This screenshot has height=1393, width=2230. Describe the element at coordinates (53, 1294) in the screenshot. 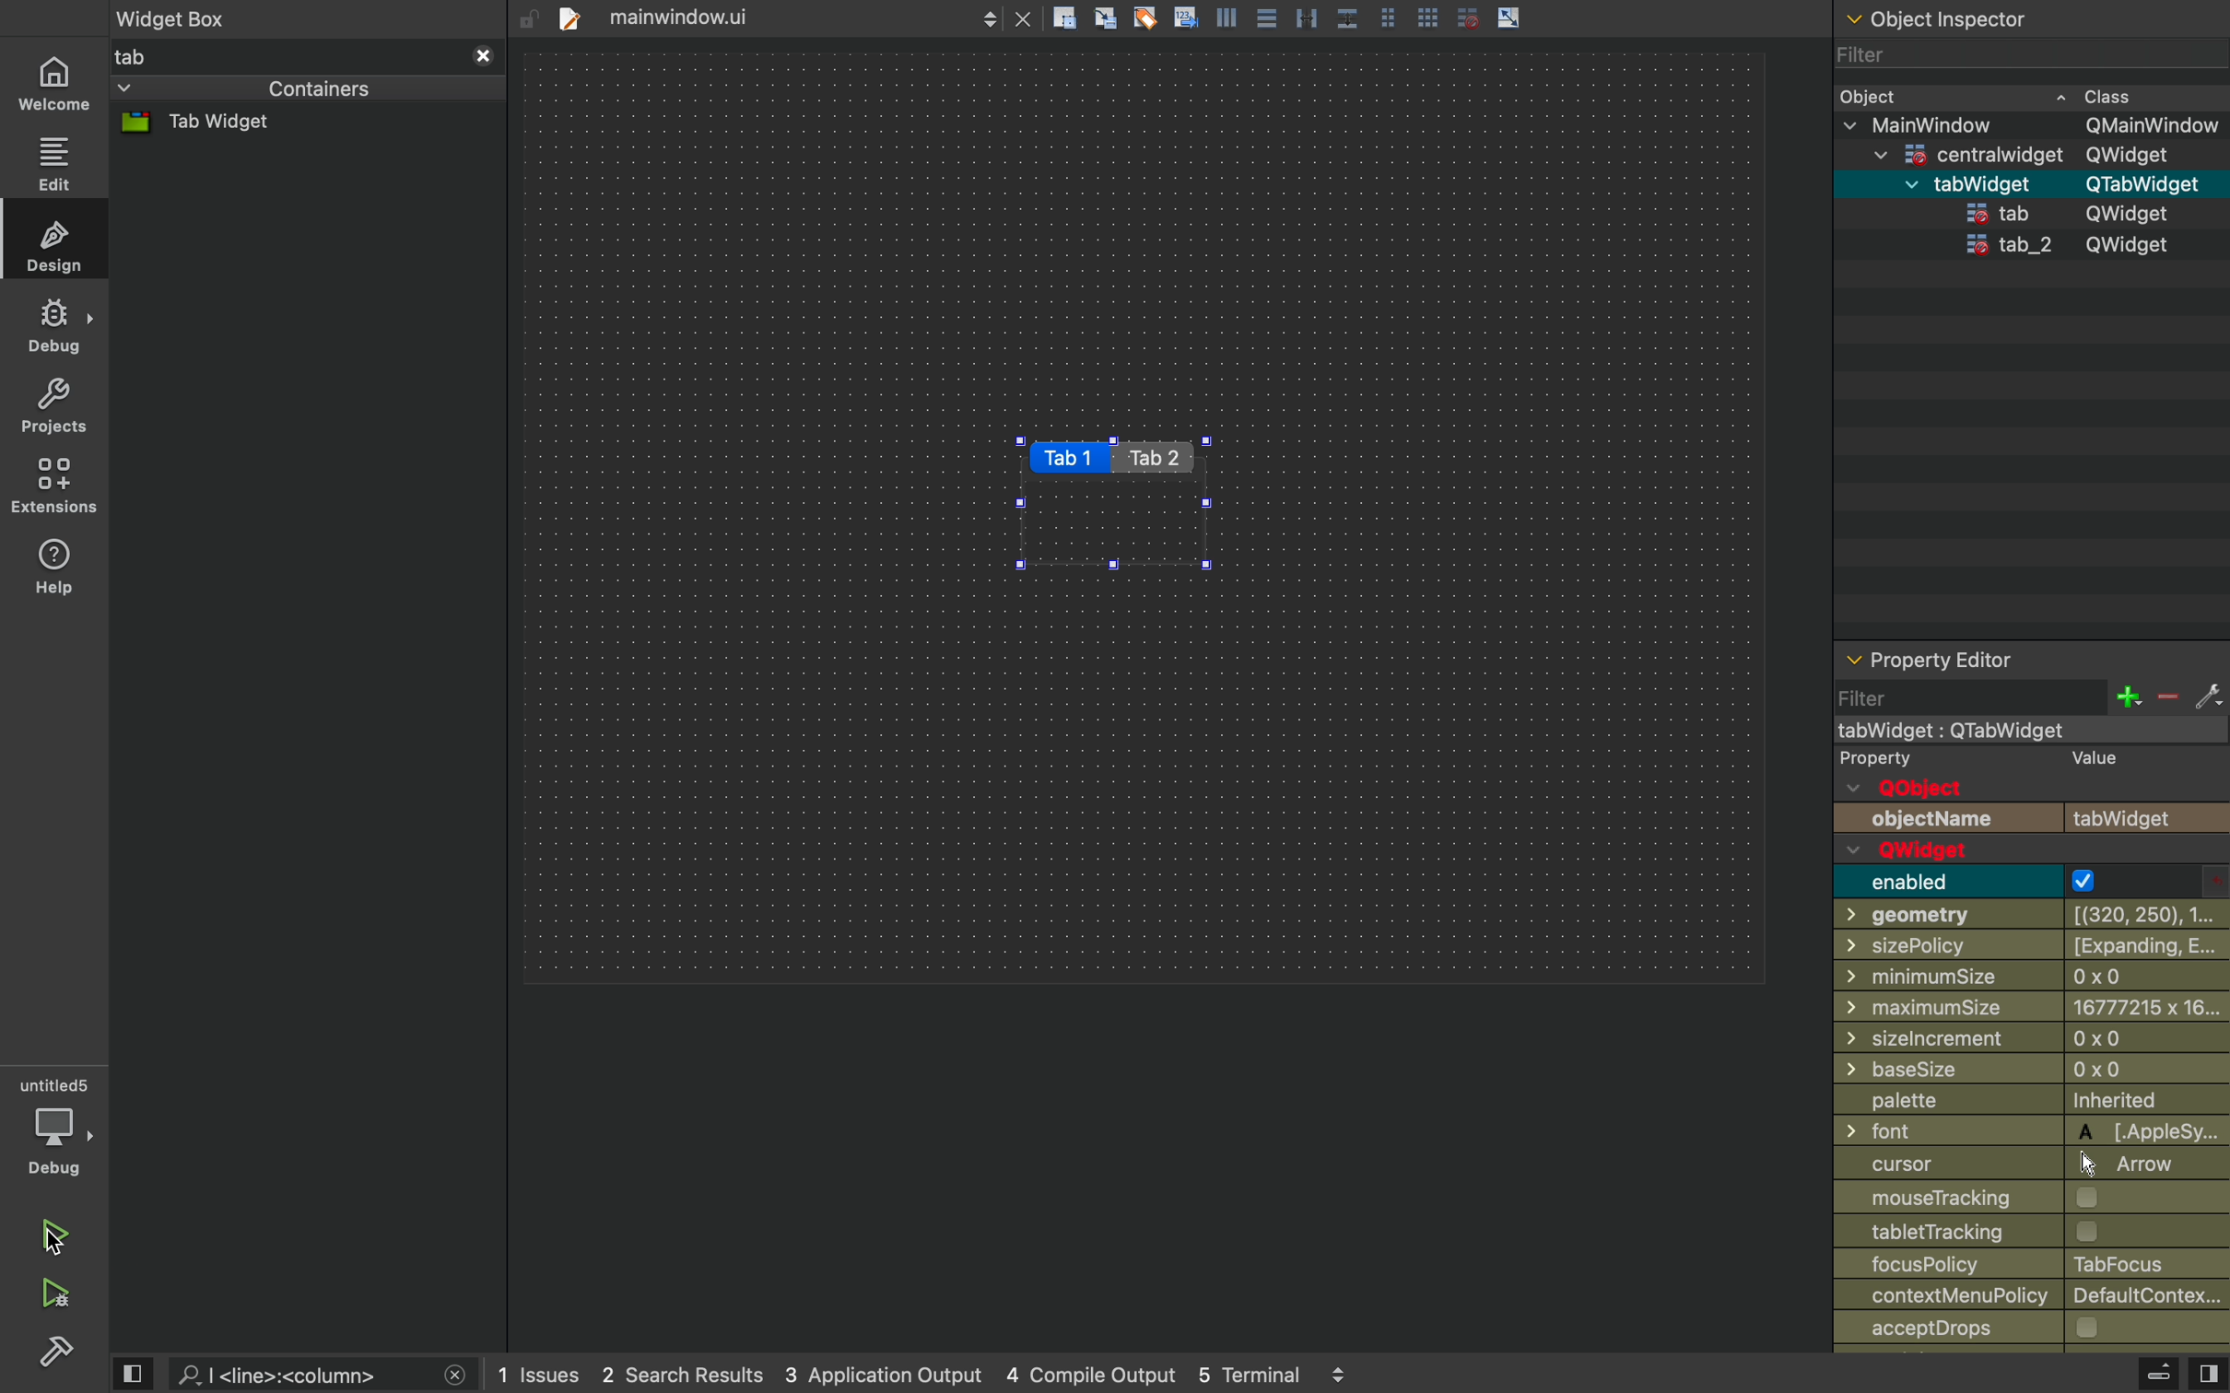

I see `run and debug` at that location.